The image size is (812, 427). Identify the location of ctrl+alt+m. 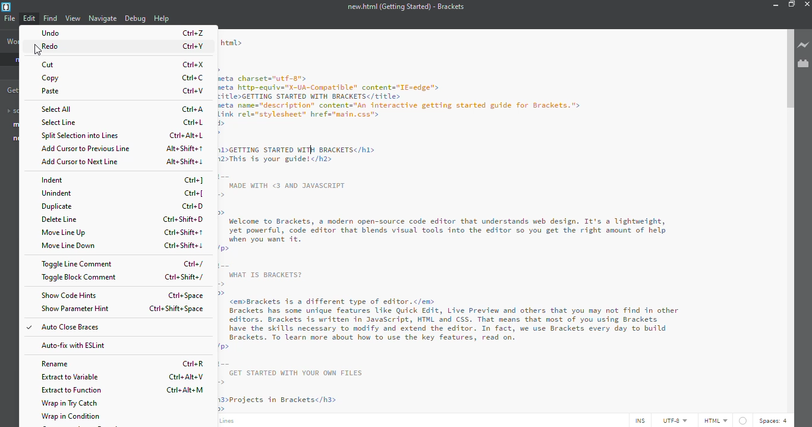
(186, 390).